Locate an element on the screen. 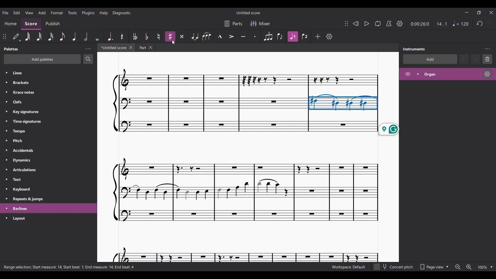  Toggle sharp highlighted by cursor is located at coordinates (170, 36).